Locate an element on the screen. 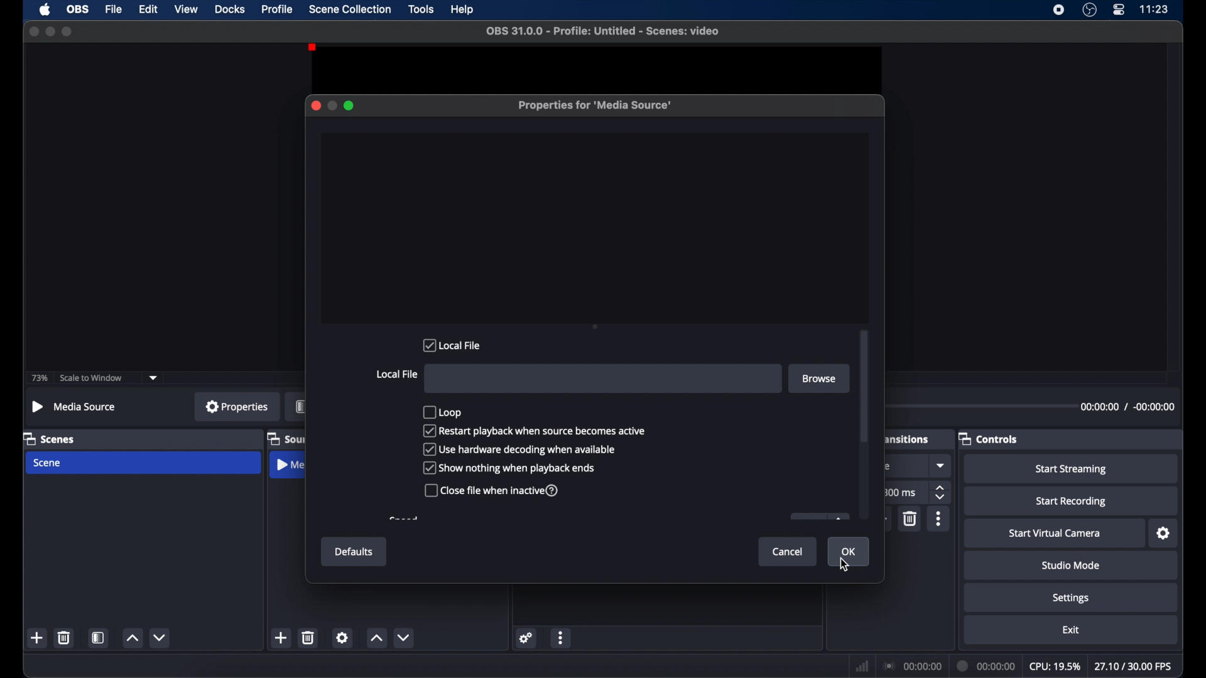 This screenshot has height=678, width=1206. show nothing when playback ends is located at coordinates (509, 468).